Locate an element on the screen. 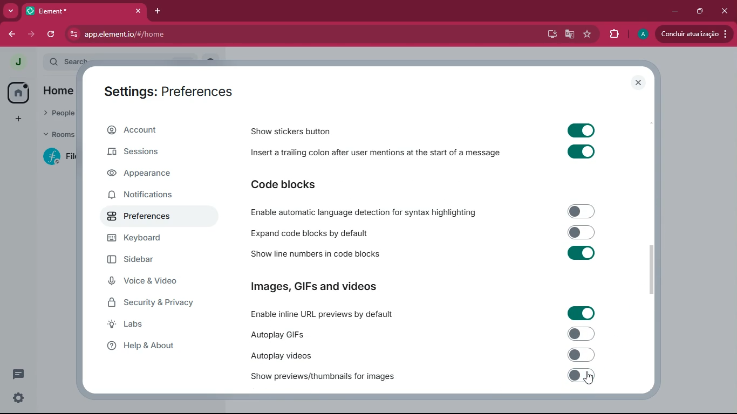  Toggle off is located at coordinates (584, 334).